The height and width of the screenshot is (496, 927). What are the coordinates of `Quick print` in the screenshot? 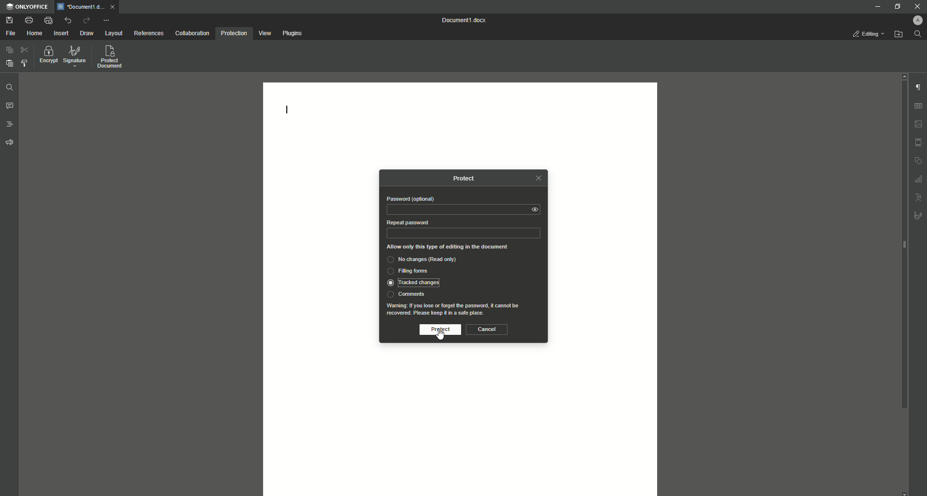 It's located at (47, 20).